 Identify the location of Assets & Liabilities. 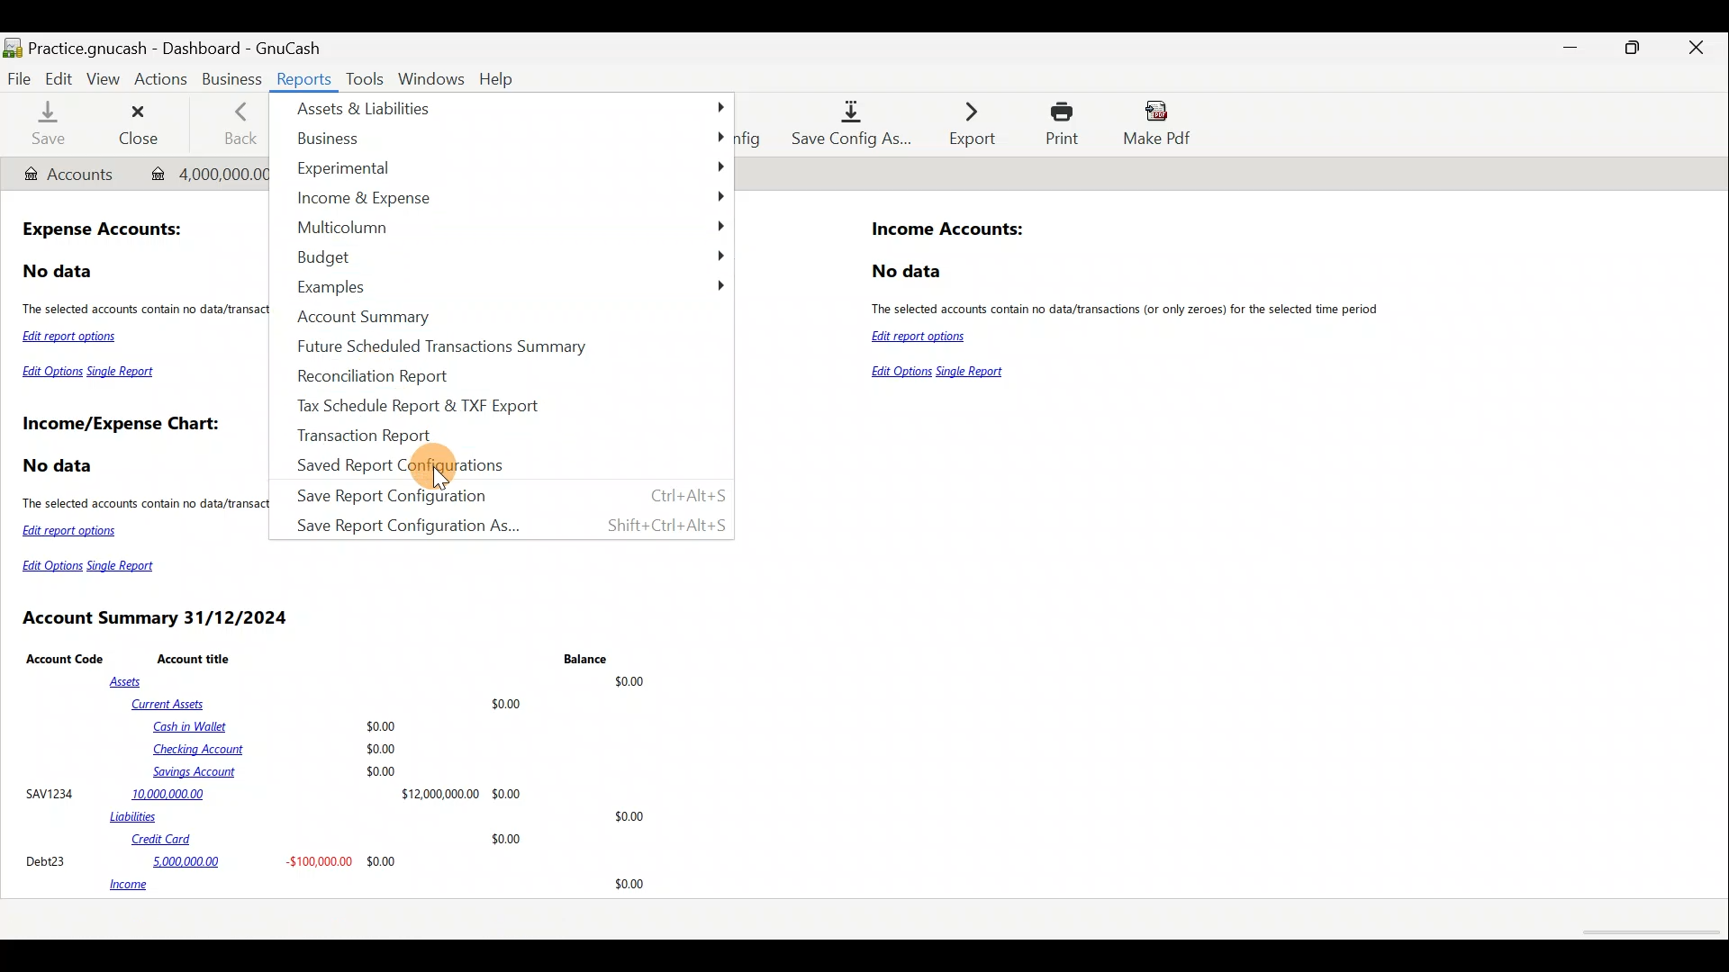
(511, 110).